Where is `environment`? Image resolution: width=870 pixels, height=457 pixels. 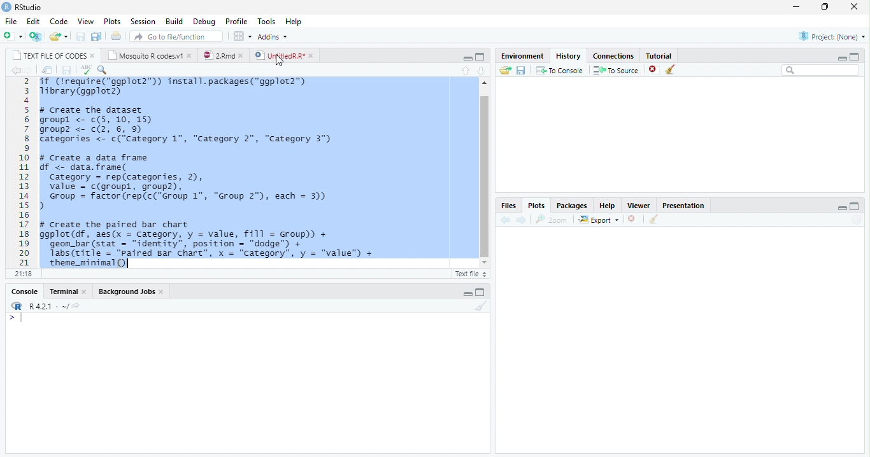 environment is located at coordinates (520, 56).